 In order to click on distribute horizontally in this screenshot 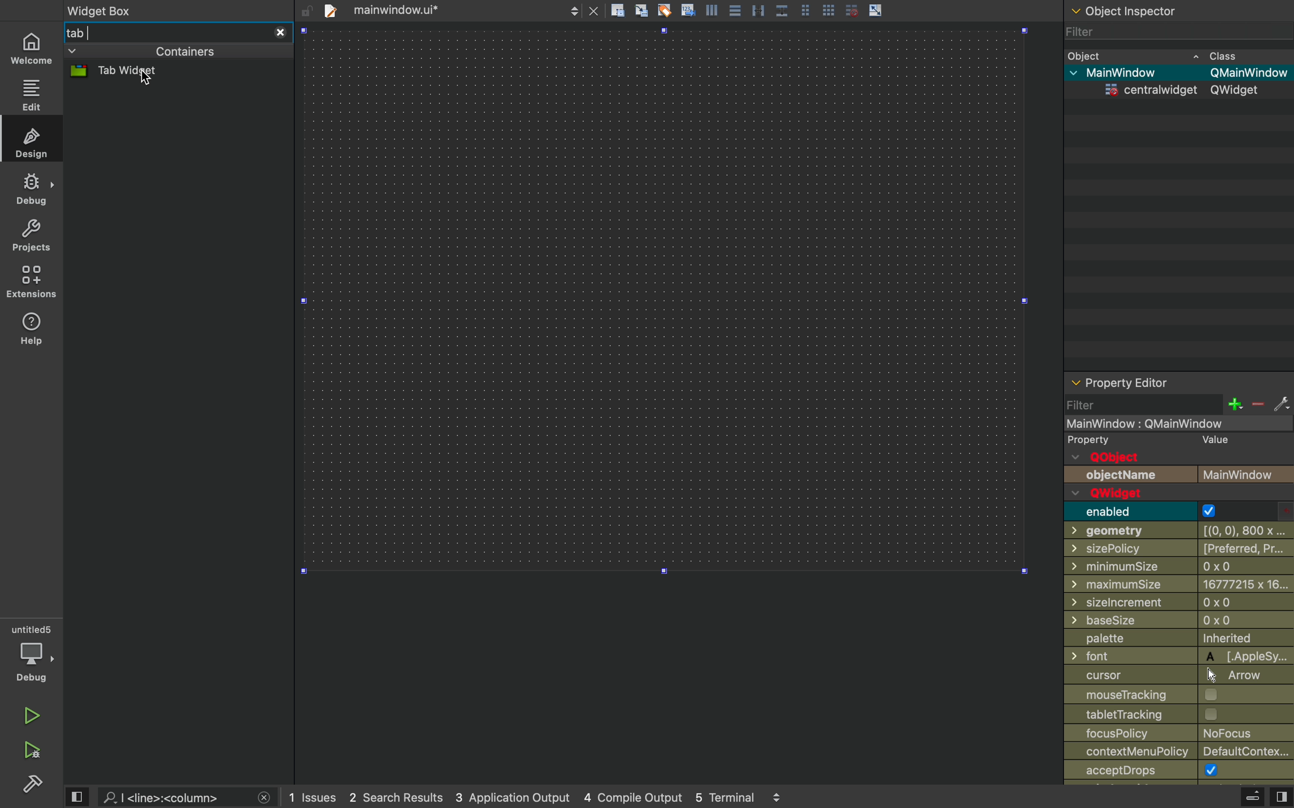, I will do `click(758, 9)`.